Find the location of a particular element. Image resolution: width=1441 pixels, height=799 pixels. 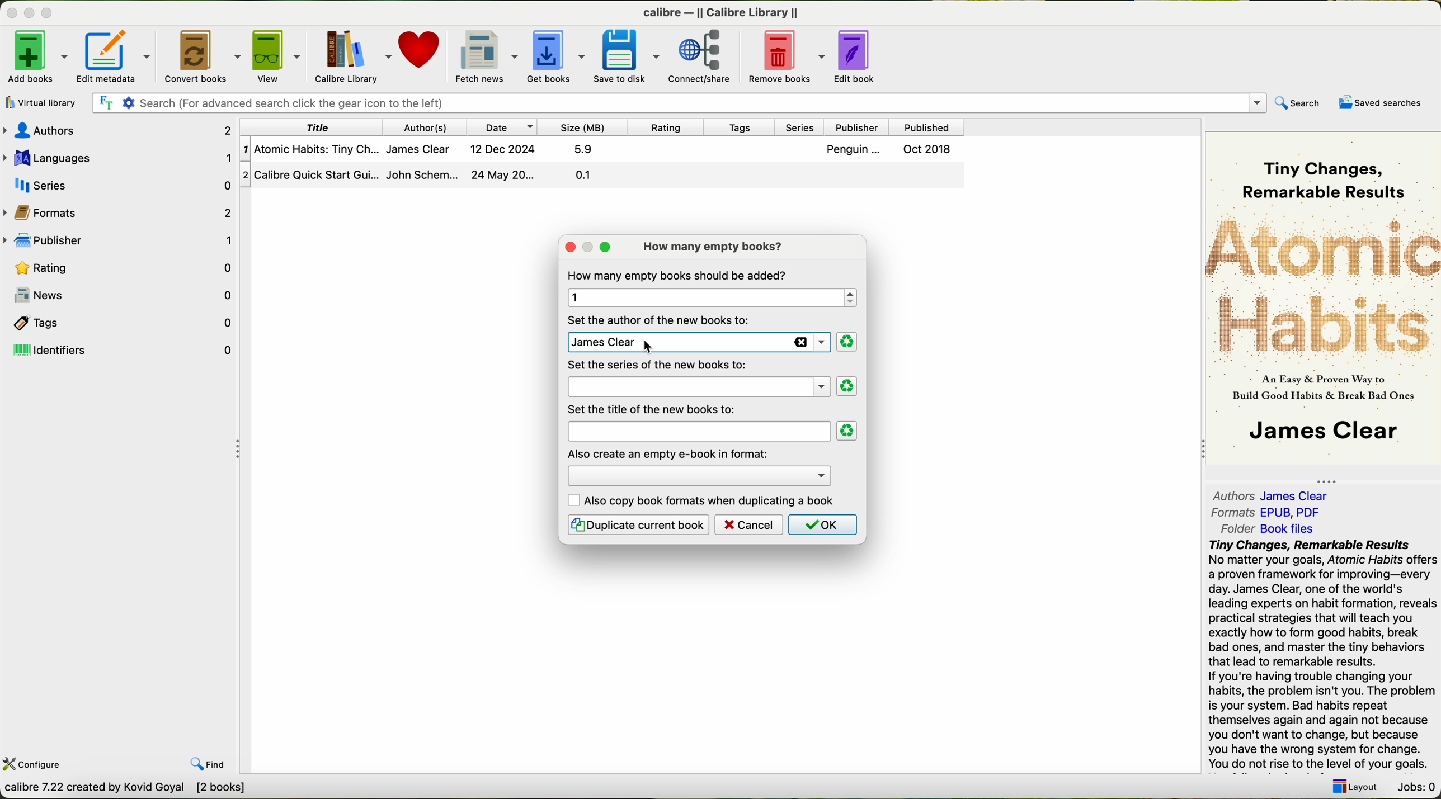

view is located at coordinates (275, 55).